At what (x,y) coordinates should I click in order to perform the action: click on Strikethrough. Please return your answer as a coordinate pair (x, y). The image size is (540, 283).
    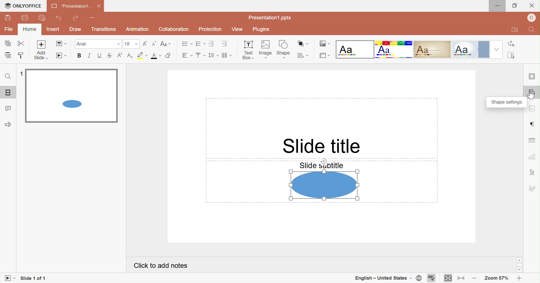
    Looking at the image, I should click on (110, 56).